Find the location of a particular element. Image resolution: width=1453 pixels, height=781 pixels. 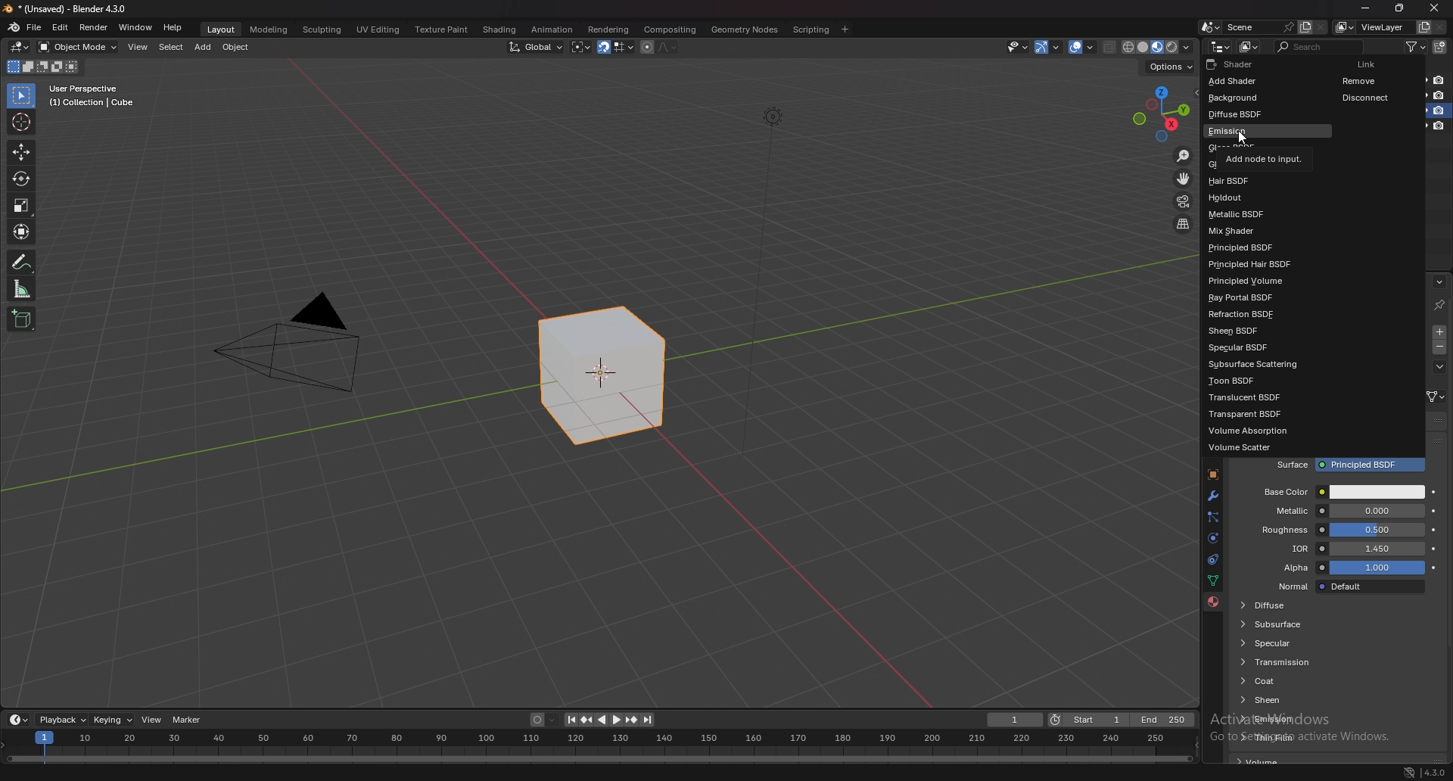

disable in renders is located at coordinates (1439, 126).